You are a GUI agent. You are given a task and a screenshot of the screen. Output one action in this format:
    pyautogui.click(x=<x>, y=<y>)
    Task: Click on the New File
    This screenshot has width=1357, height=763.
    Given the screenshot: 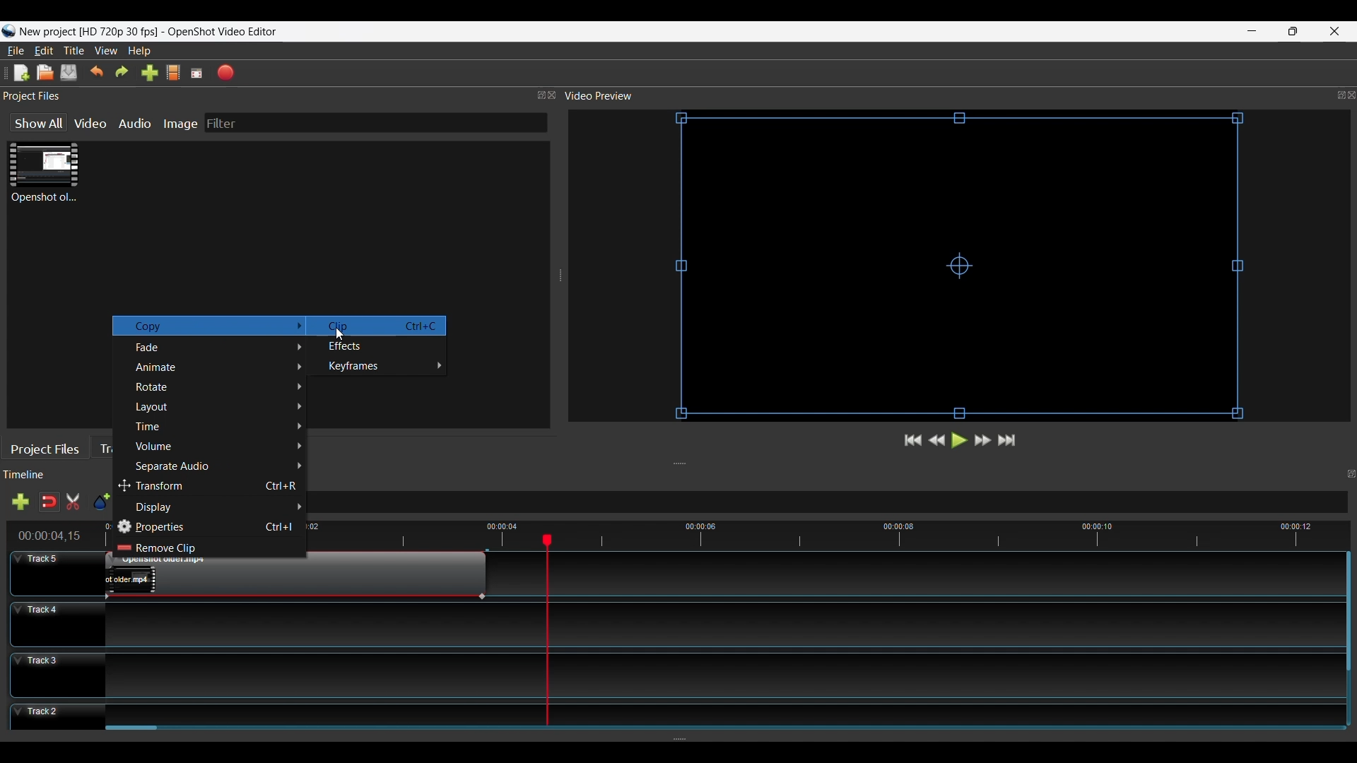 What is the action you would take?
    pyautogui.click(x=19, y=72)
    